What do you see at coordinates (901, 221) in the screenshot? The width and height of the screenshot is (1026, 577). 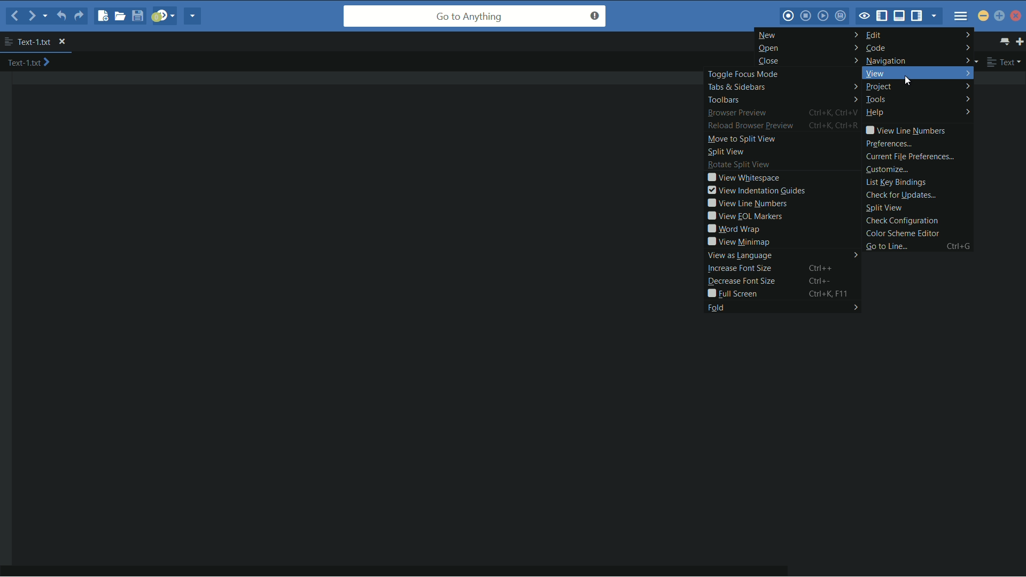 I see `check configuration` at bounding box center [901, 221].